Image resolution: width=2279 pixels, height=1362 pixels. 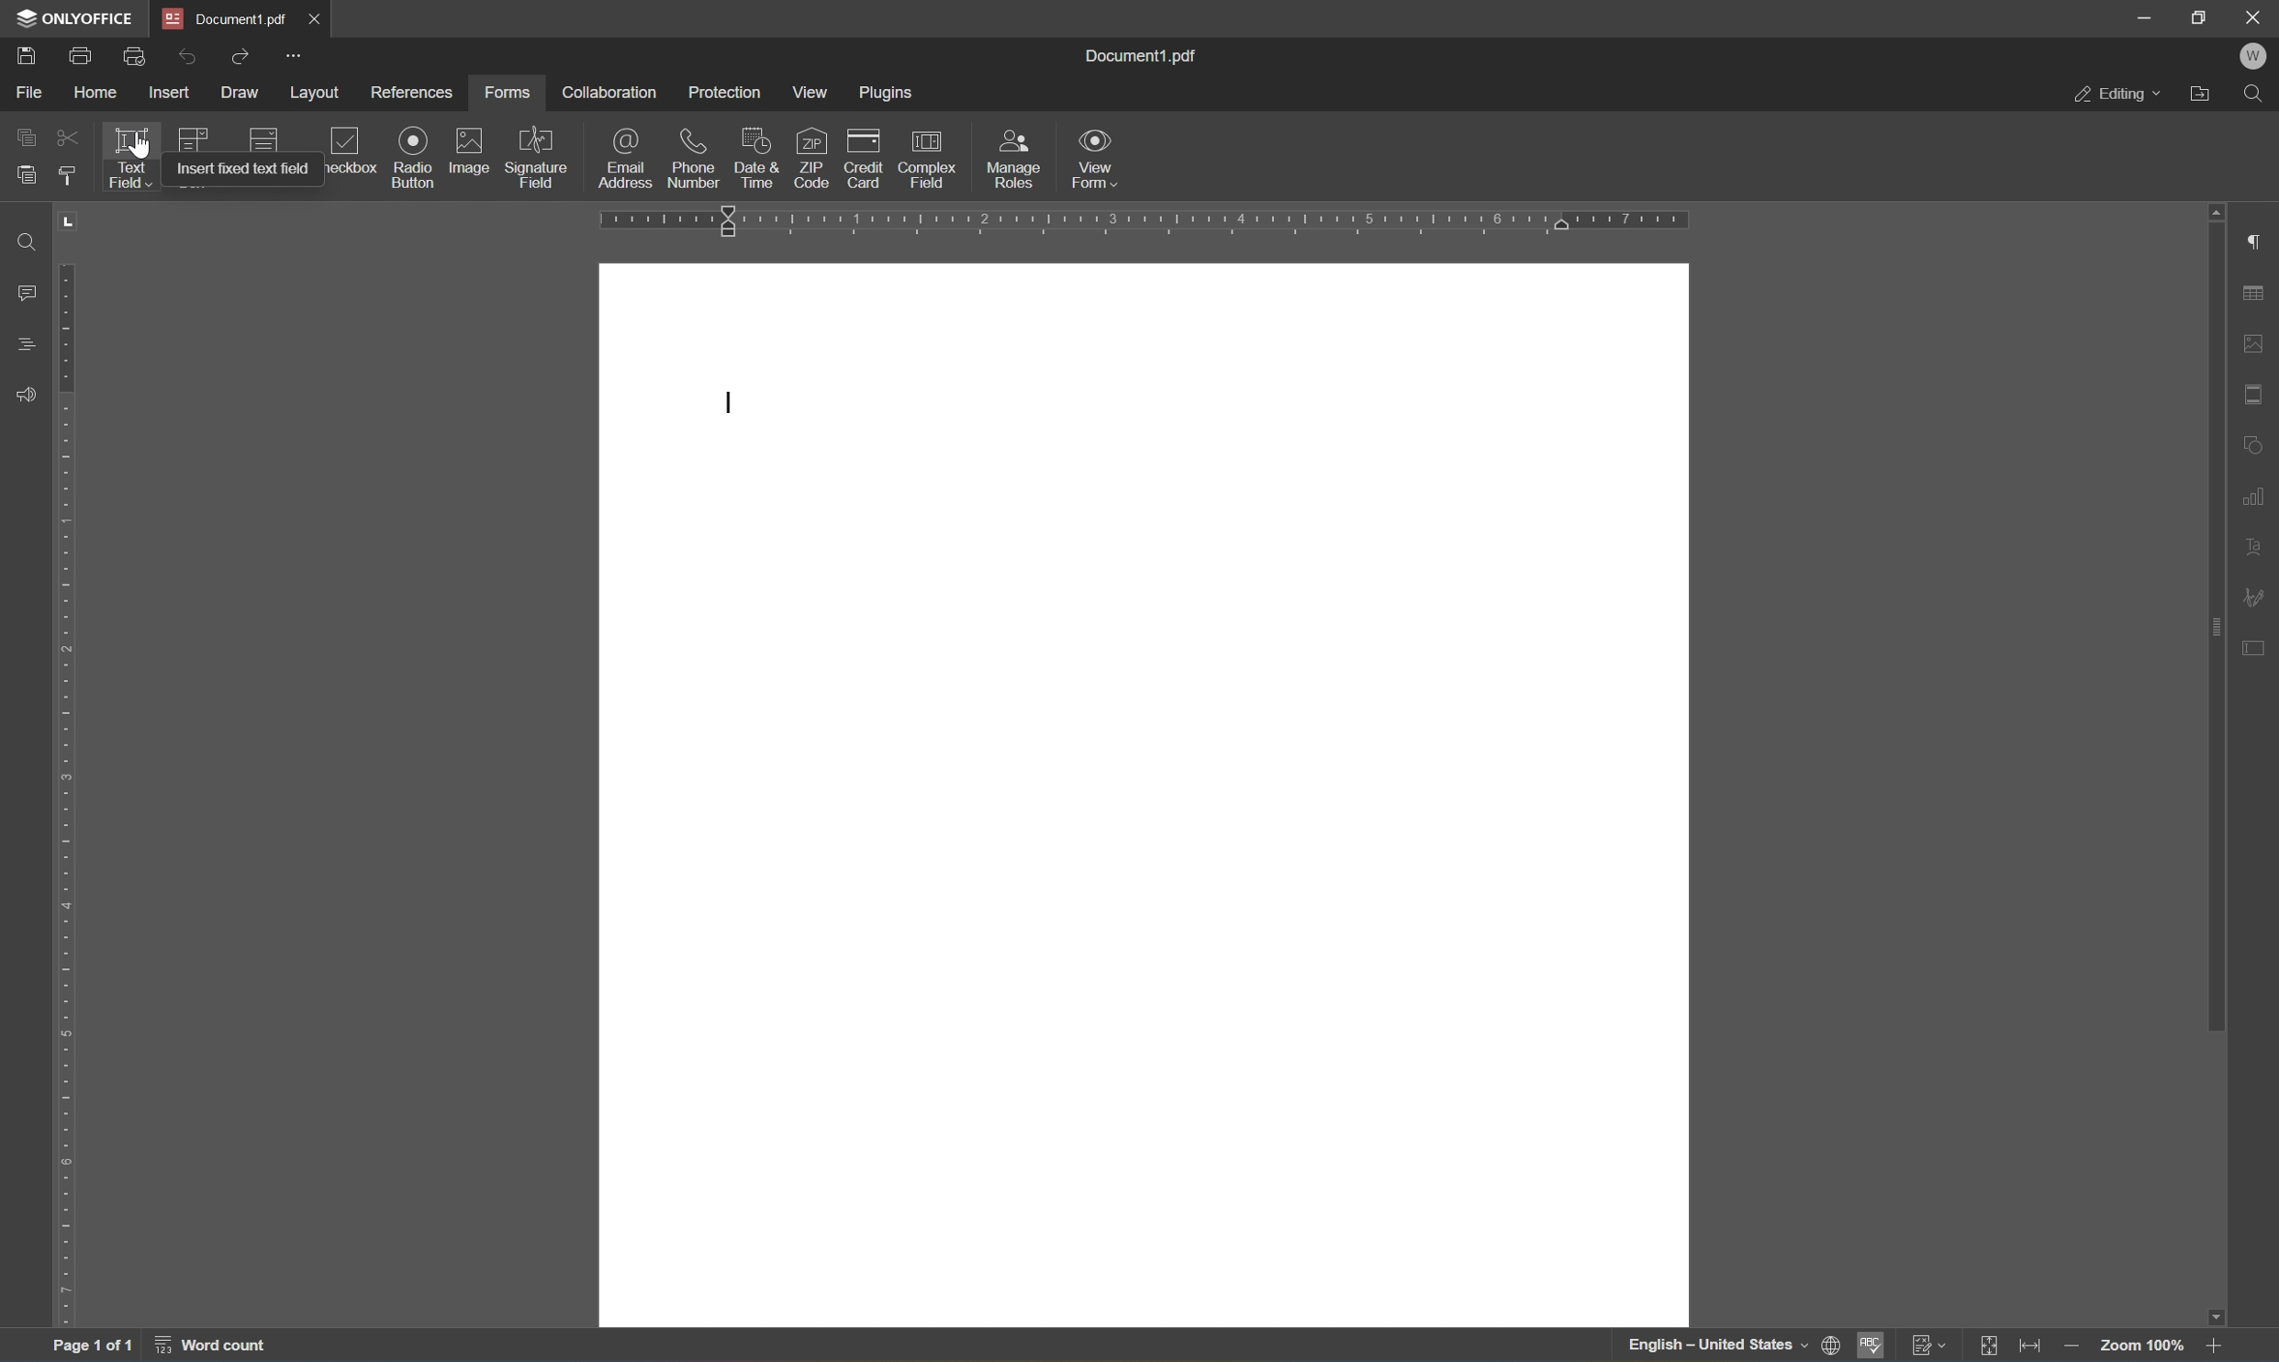 I want to click on more, so click(x=296, y=57).